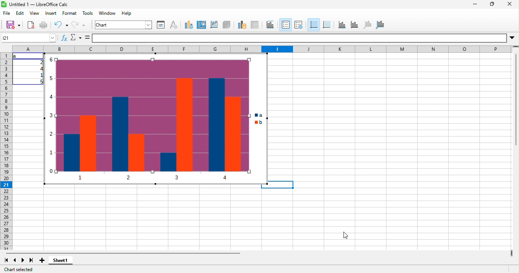  I want to click on Vertical slide bar, so click(516, 96).